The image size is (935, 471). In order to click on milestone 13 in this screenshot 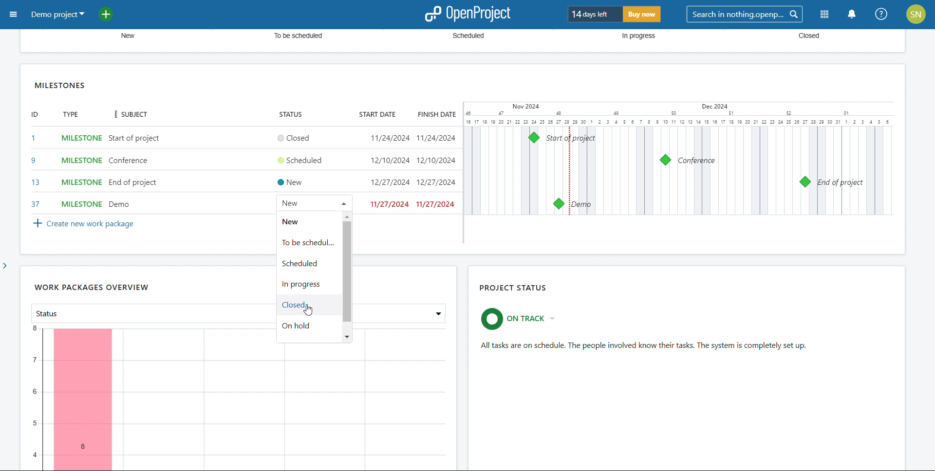, I will do `click(806, 181)`.